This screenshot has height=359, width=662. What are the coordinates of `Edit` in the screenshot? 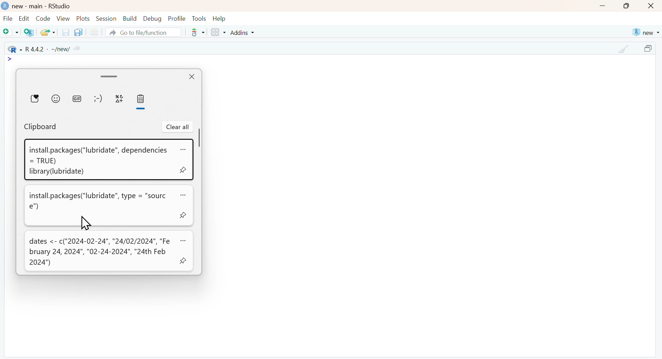 It's located at (24, 18).